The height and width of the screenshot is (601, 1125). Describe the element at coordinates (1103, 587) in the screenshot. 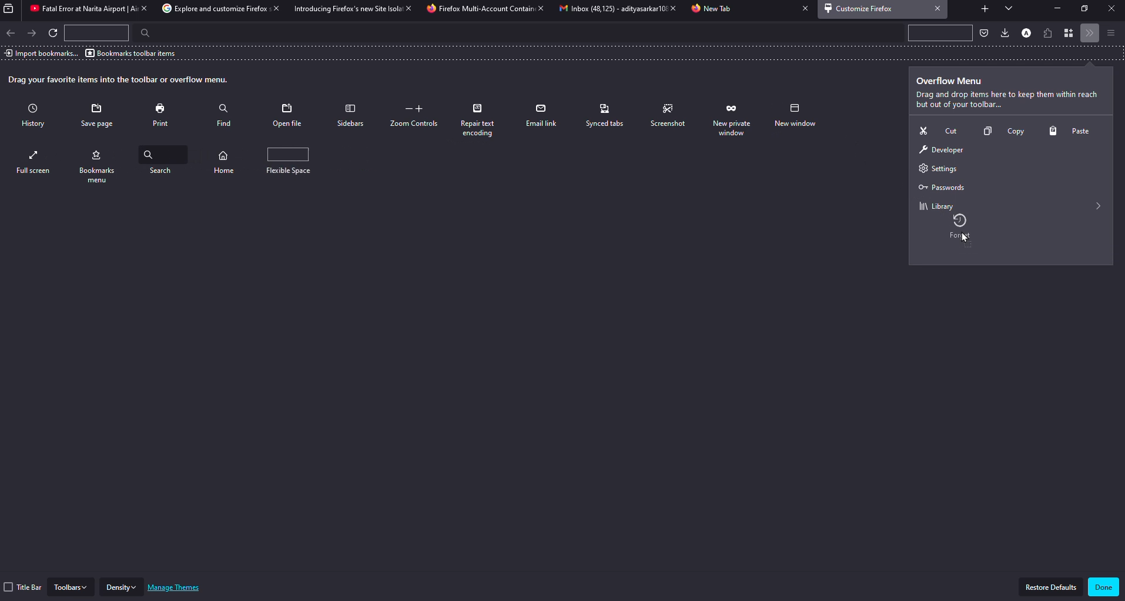

I see `done` at that location.